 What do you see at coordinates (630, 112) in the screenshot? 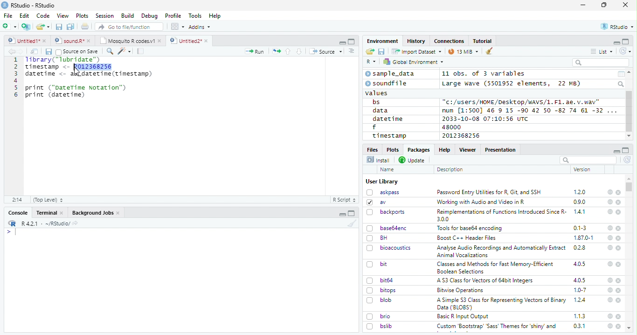
I see `Scroll bar` at bounding box center [630, 112].